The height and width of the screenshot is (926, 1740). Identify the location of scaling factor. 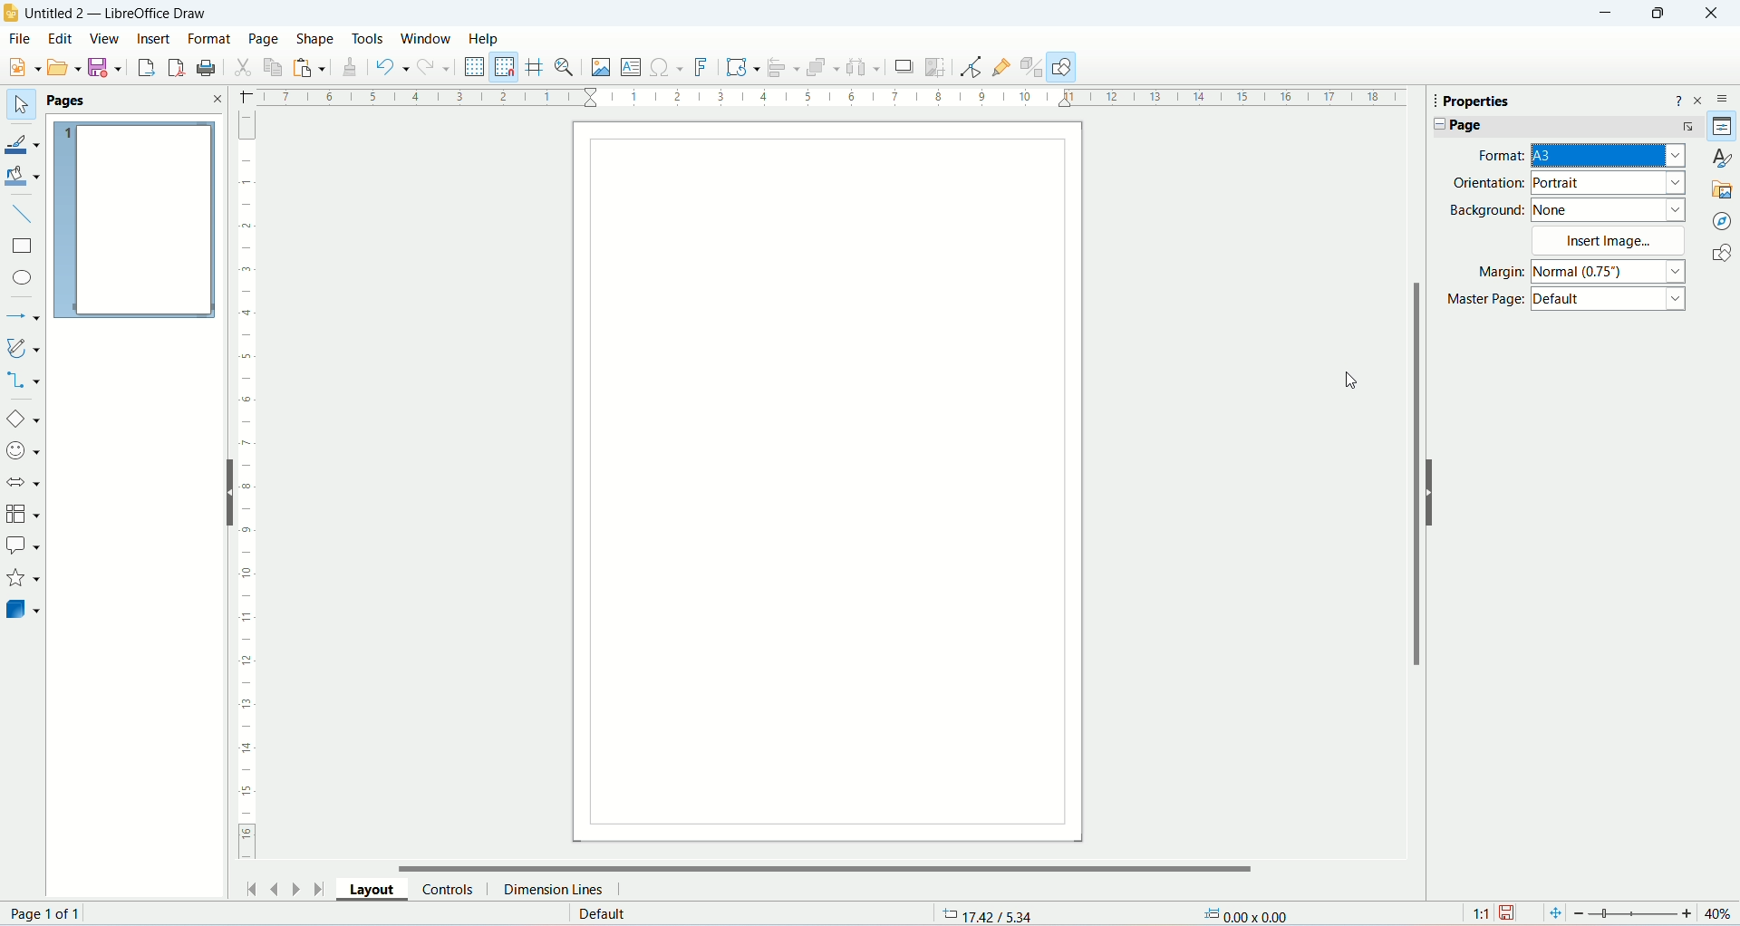
(1481, 912).